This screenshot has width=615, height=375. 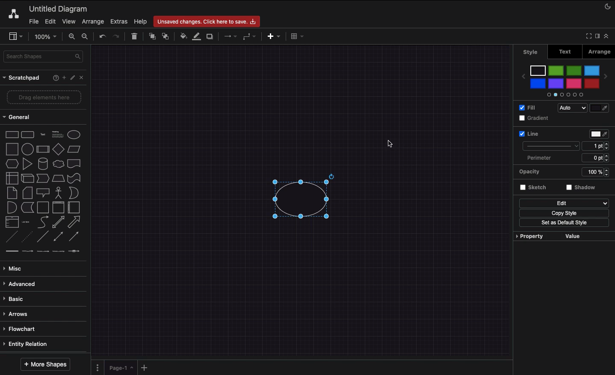 What do you see at coordinates (12, 178) in the screenshot?
I see `Internal storage` at bounding box center [12, 178].